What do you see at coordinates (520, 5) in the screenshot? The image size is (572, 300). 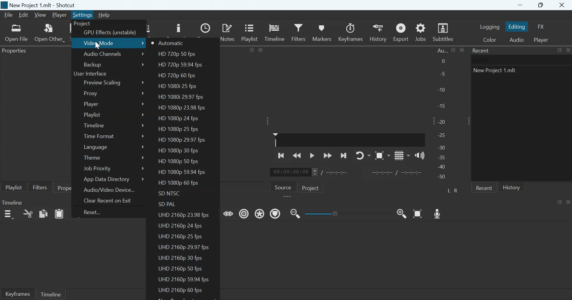 I see `Minimize` at bounding box center [520, 5].